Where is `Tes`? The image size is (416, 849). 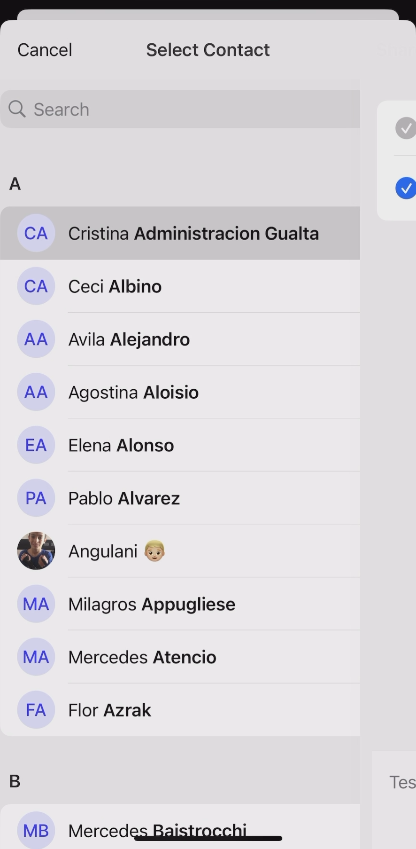 Tes is located at coordinates (400, 779).